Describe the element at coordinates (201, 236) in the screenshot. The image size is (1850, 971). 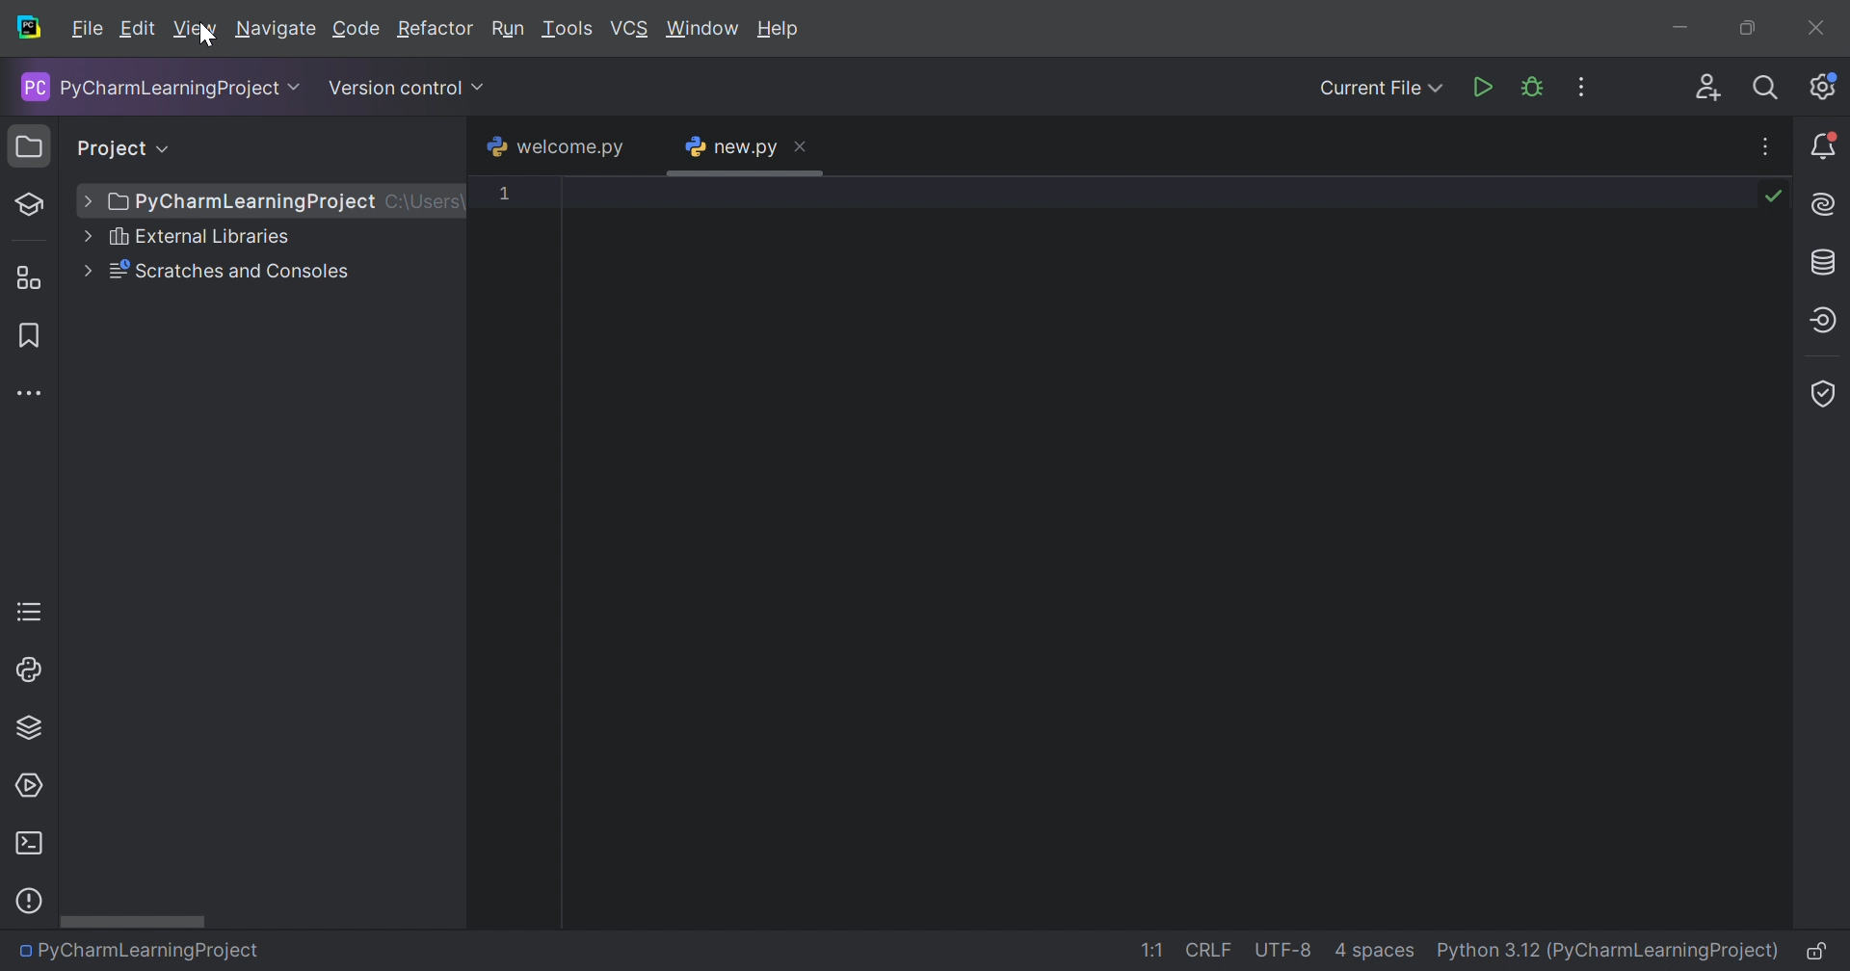
I see `External Libraries` at that location.